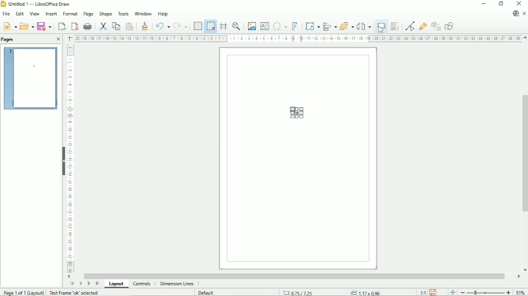 Image resolution: width=528 pixels, height=296 pixels. Describe the element at coordinates (88, 14) in the screenshot. I see `Page` at that location.